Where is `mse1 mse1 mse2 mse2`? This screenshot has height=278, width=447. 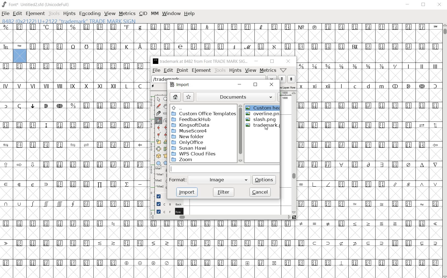 mse1 mse1 mse2 mse2 is located at coordinates (158, 178).